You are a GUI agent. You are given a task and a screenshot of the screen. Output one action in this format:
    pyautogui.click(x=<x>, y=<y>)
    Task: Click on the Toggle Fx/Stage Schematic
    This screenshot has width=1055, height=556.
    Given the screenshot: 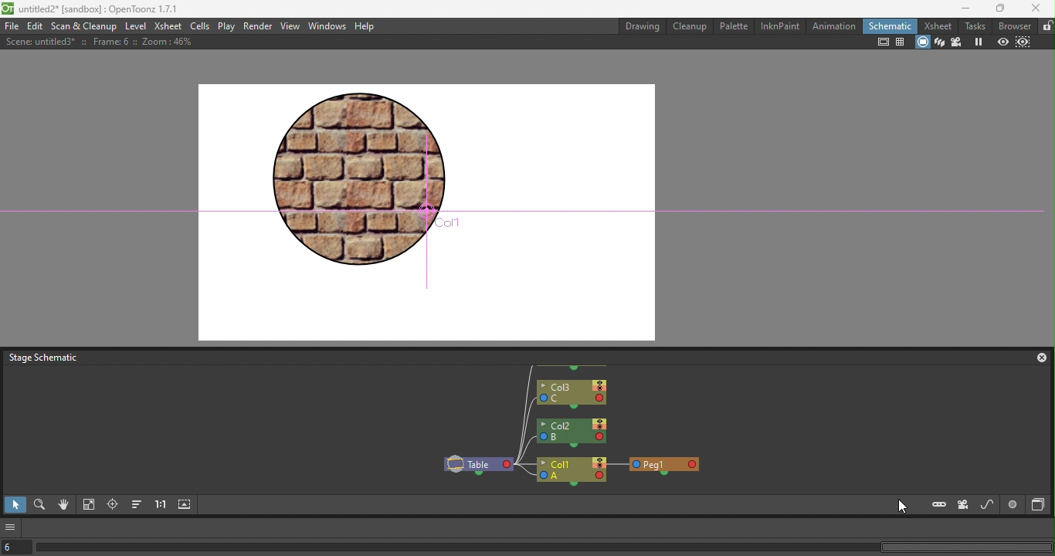 What is the action you would take?
    pyautogui.click(x=1040, y=505)
    